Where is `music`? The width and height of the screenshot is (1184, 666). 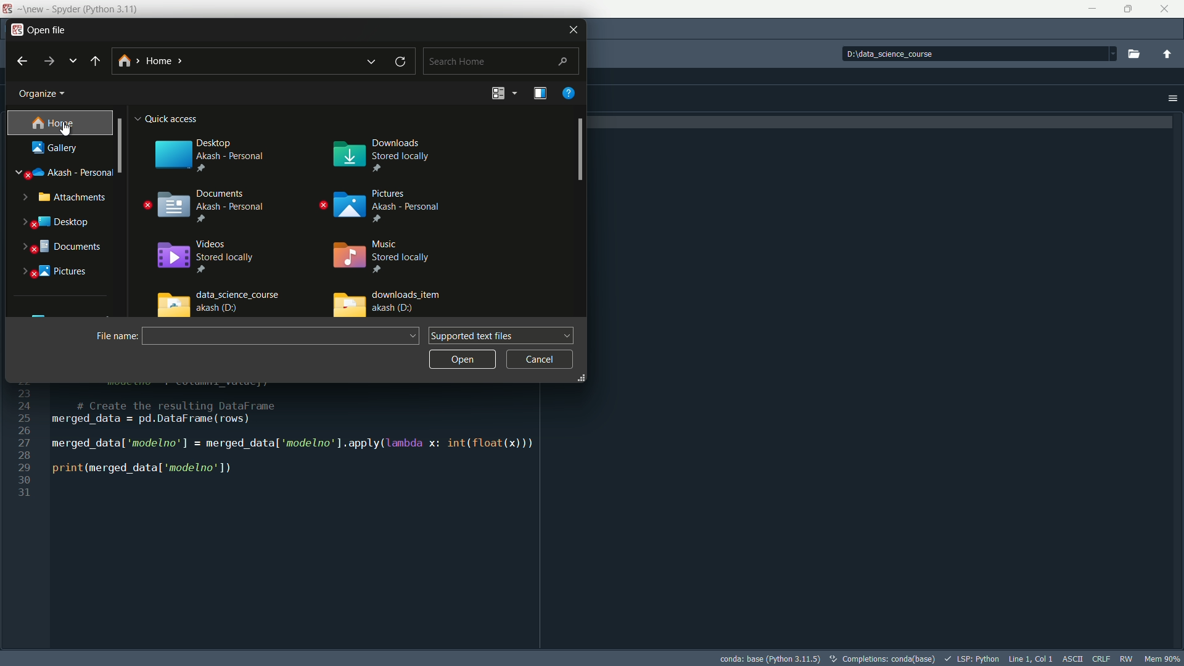 music is located at coordinates (384, 255).